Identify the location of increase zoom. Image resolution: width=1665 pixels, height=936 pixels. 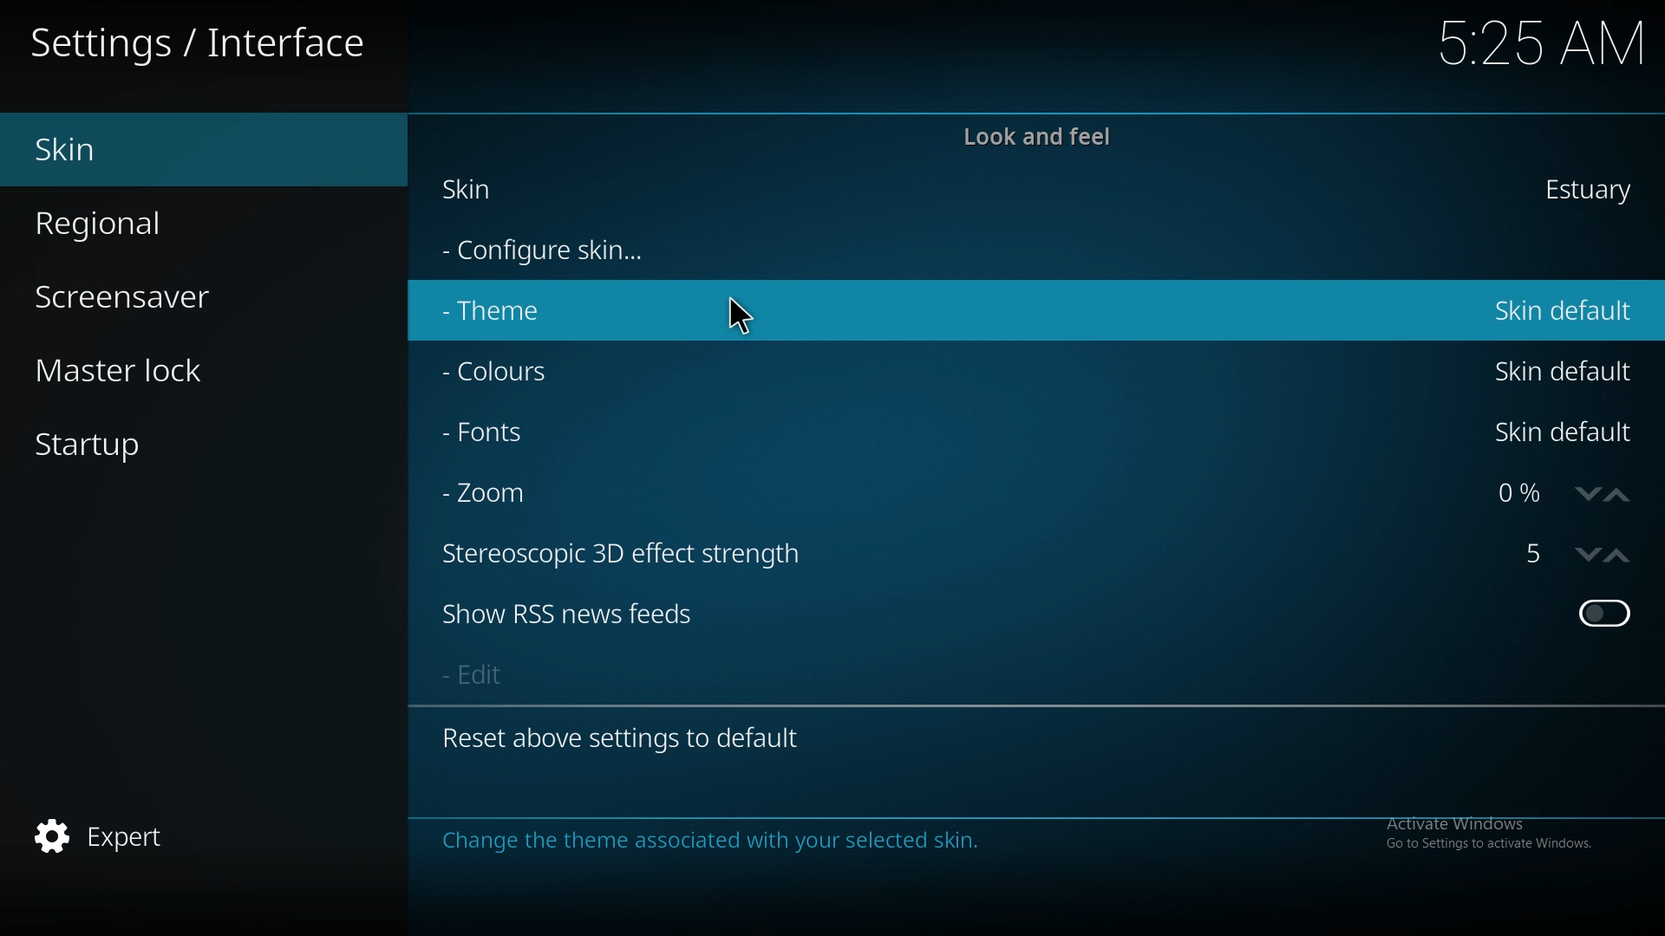
(1618, 493).